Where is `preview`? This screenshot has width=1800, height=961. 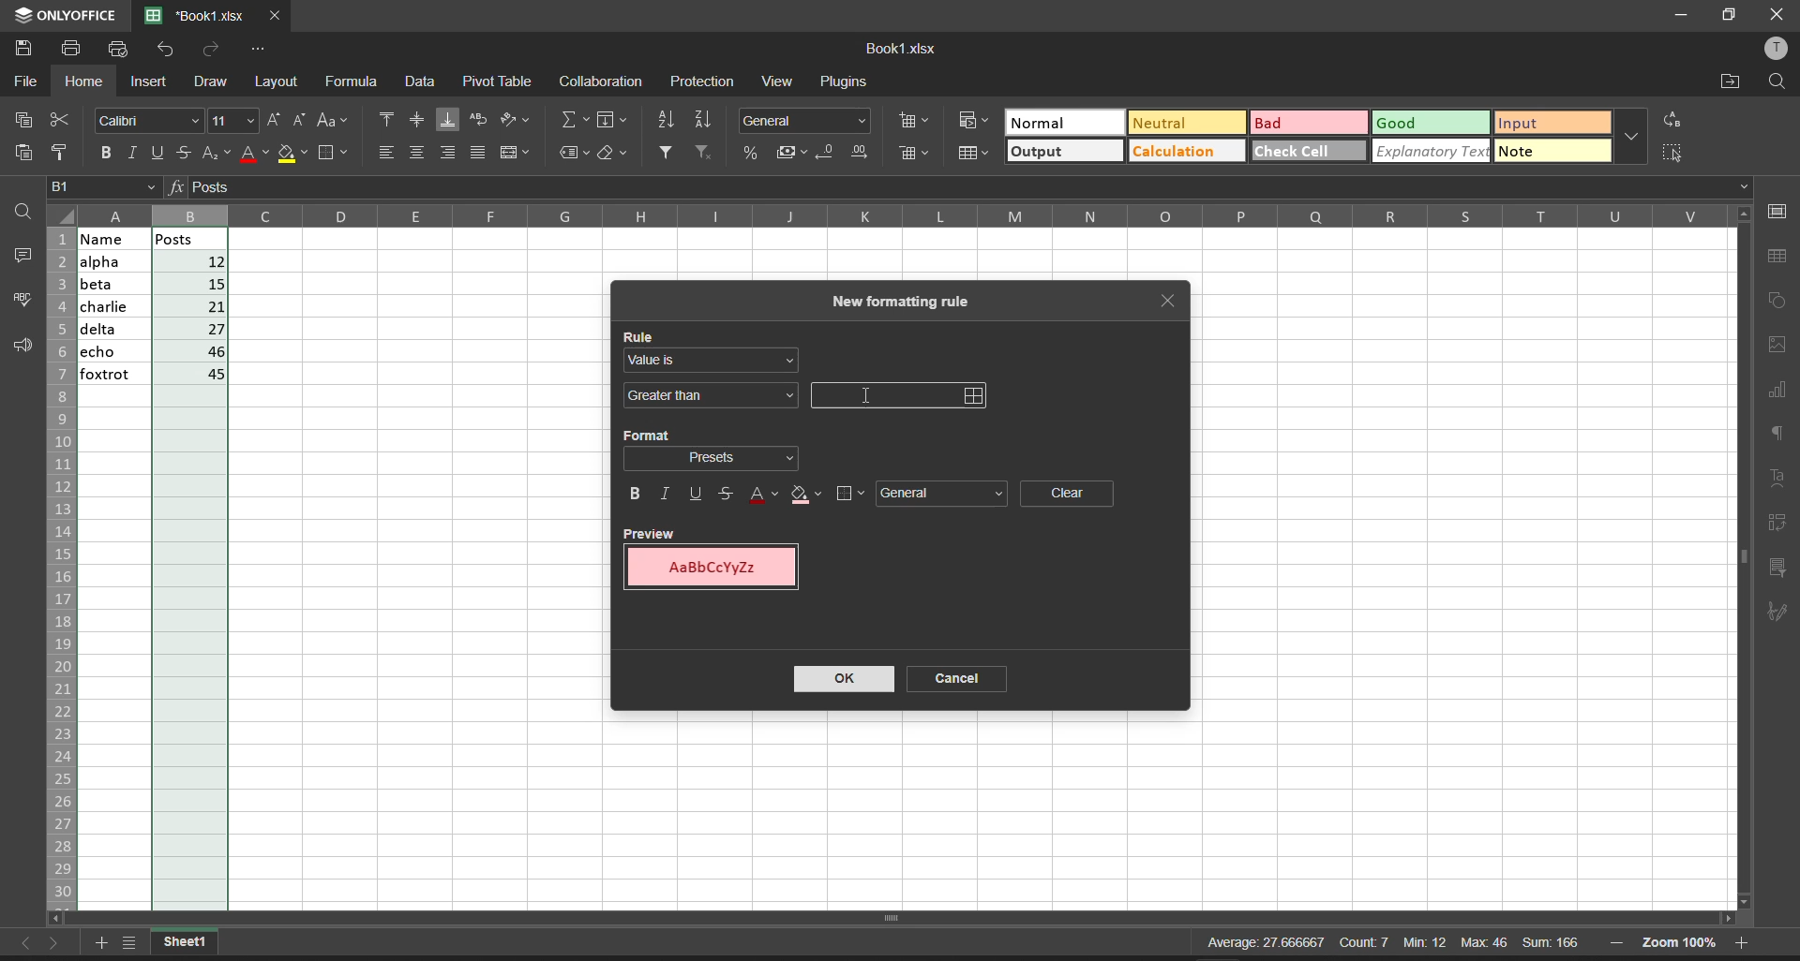
preview is located at coordinates (716, 561).